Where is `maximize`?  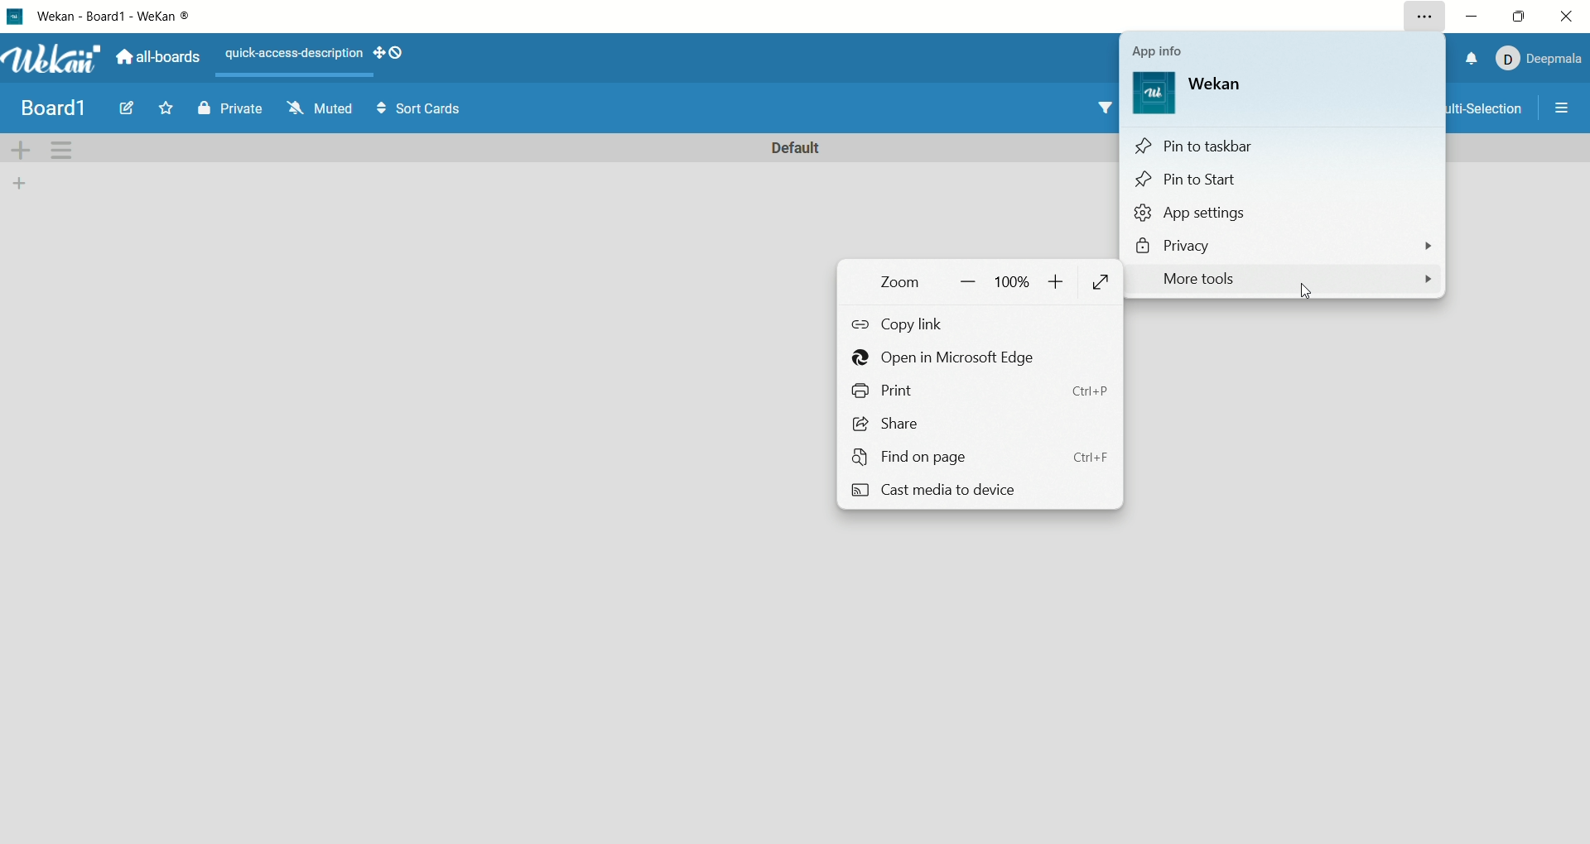
maximize is located at coordinates (1516, 19).